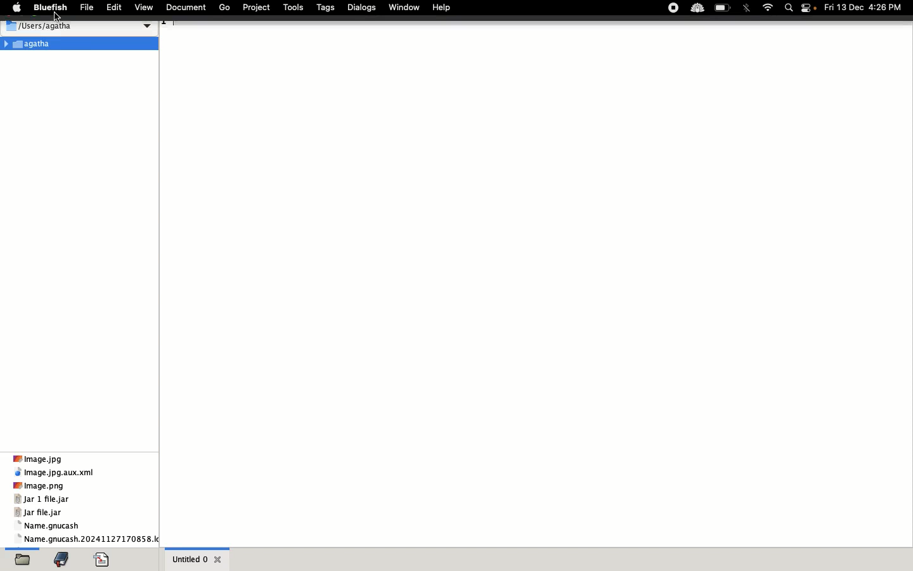 The height and width of the screenshot is (571, 913). What do you see at coordinates (42, 459) in the screenshot?
I see `Image` at bounding box center [42, 459].